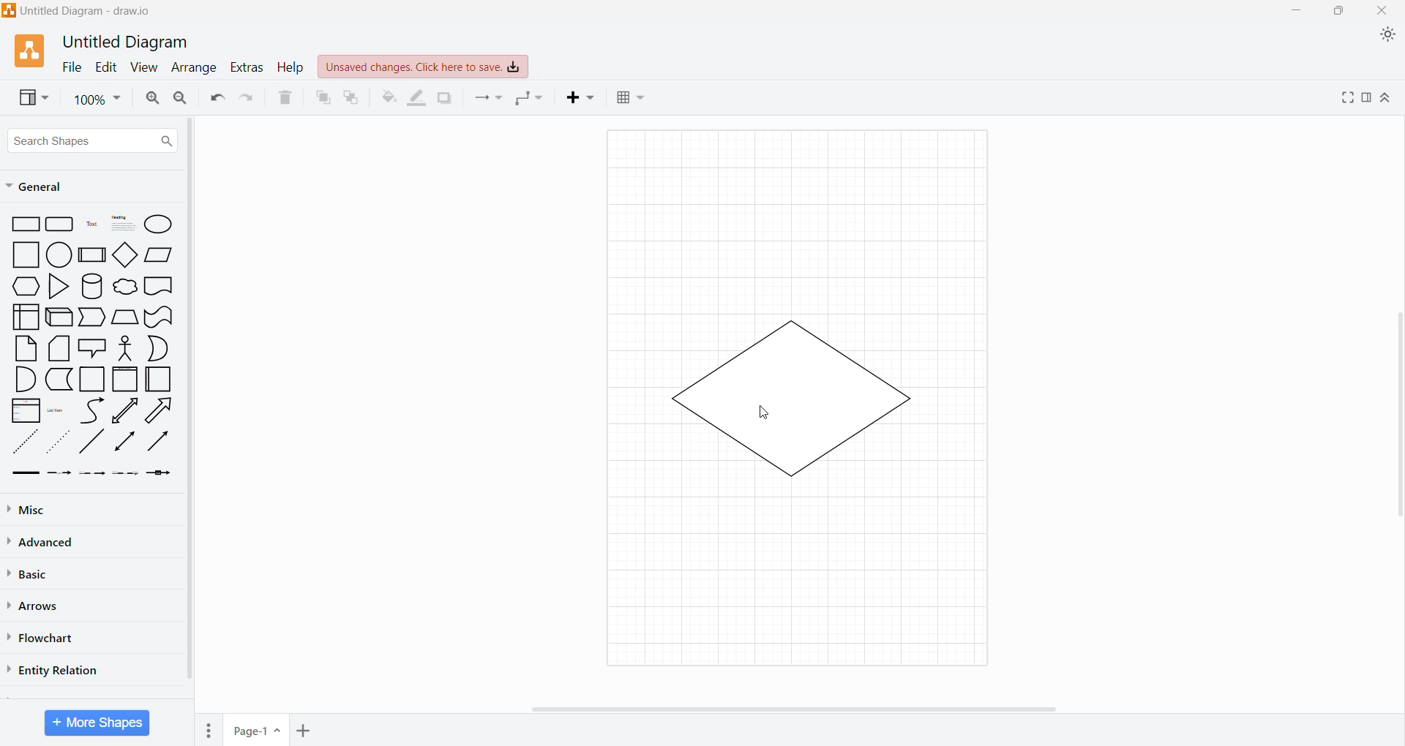 Image resolution: width=1405 pixels, height=746 pixels. I want to click on Basic, so click(33, 573).